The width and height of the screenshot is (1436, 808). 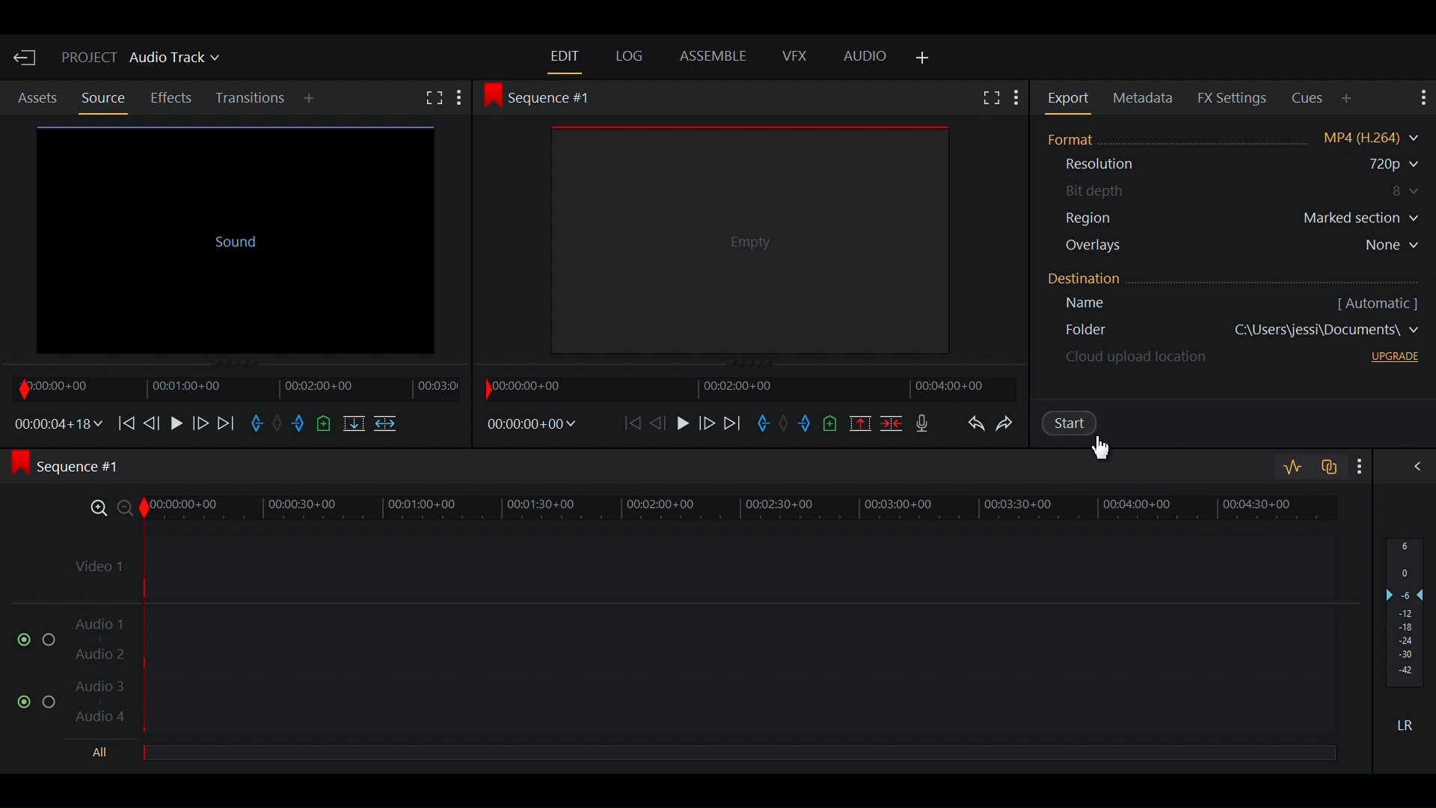 I want to click on FX Settings, so click(x=1233, y=97).